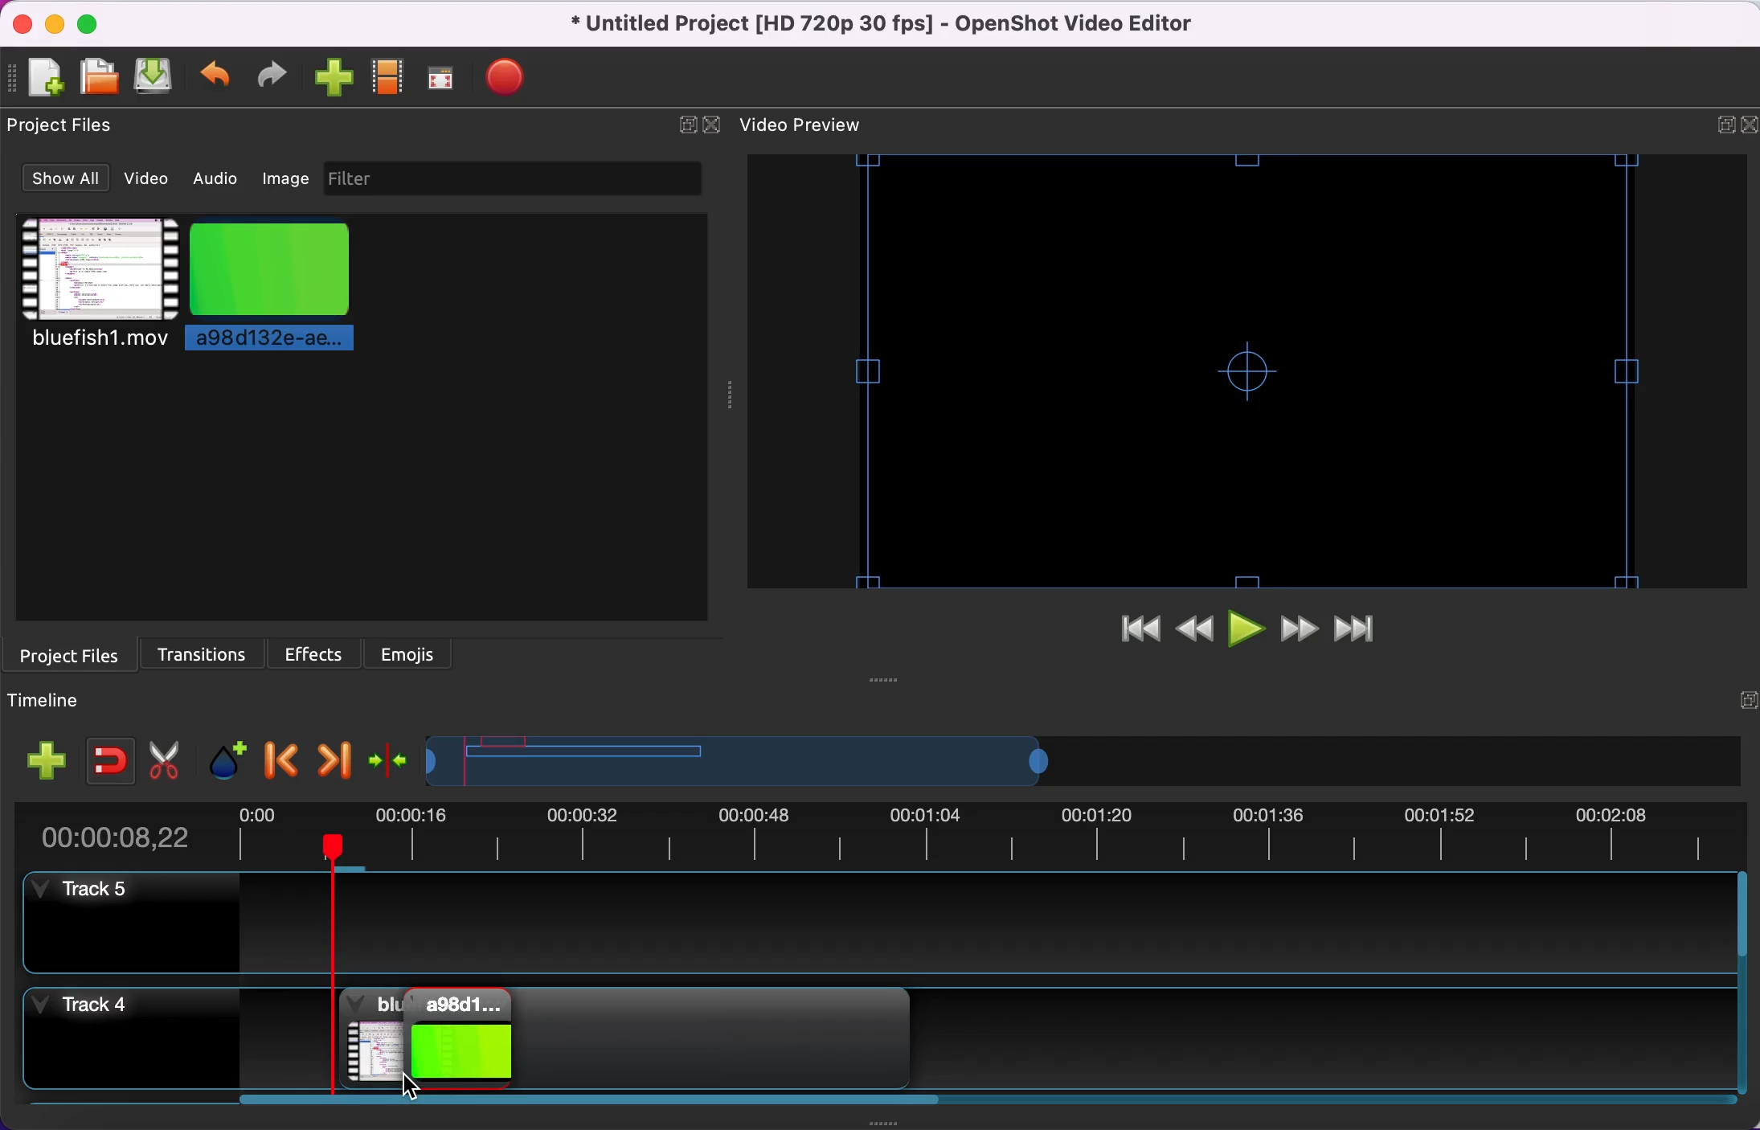  I want to click on fullscreen, so click(444, 79).